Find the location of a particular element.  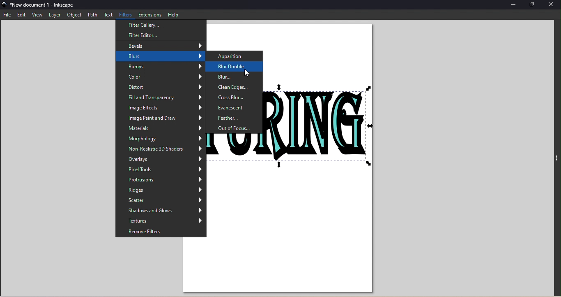

Ridges is located at coordinates (161, 190).